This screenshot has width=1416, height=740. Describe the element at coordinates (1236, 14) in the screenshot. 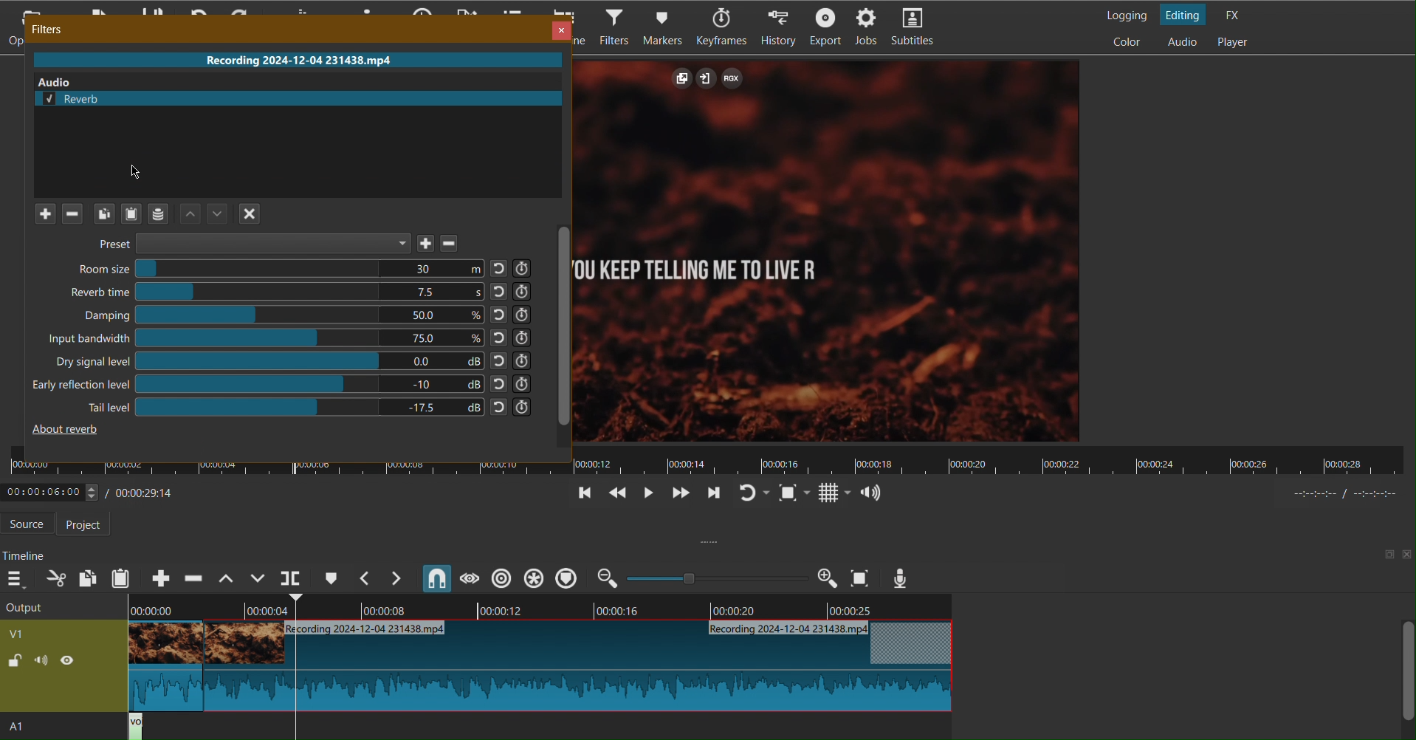

I see `FX` at that location.